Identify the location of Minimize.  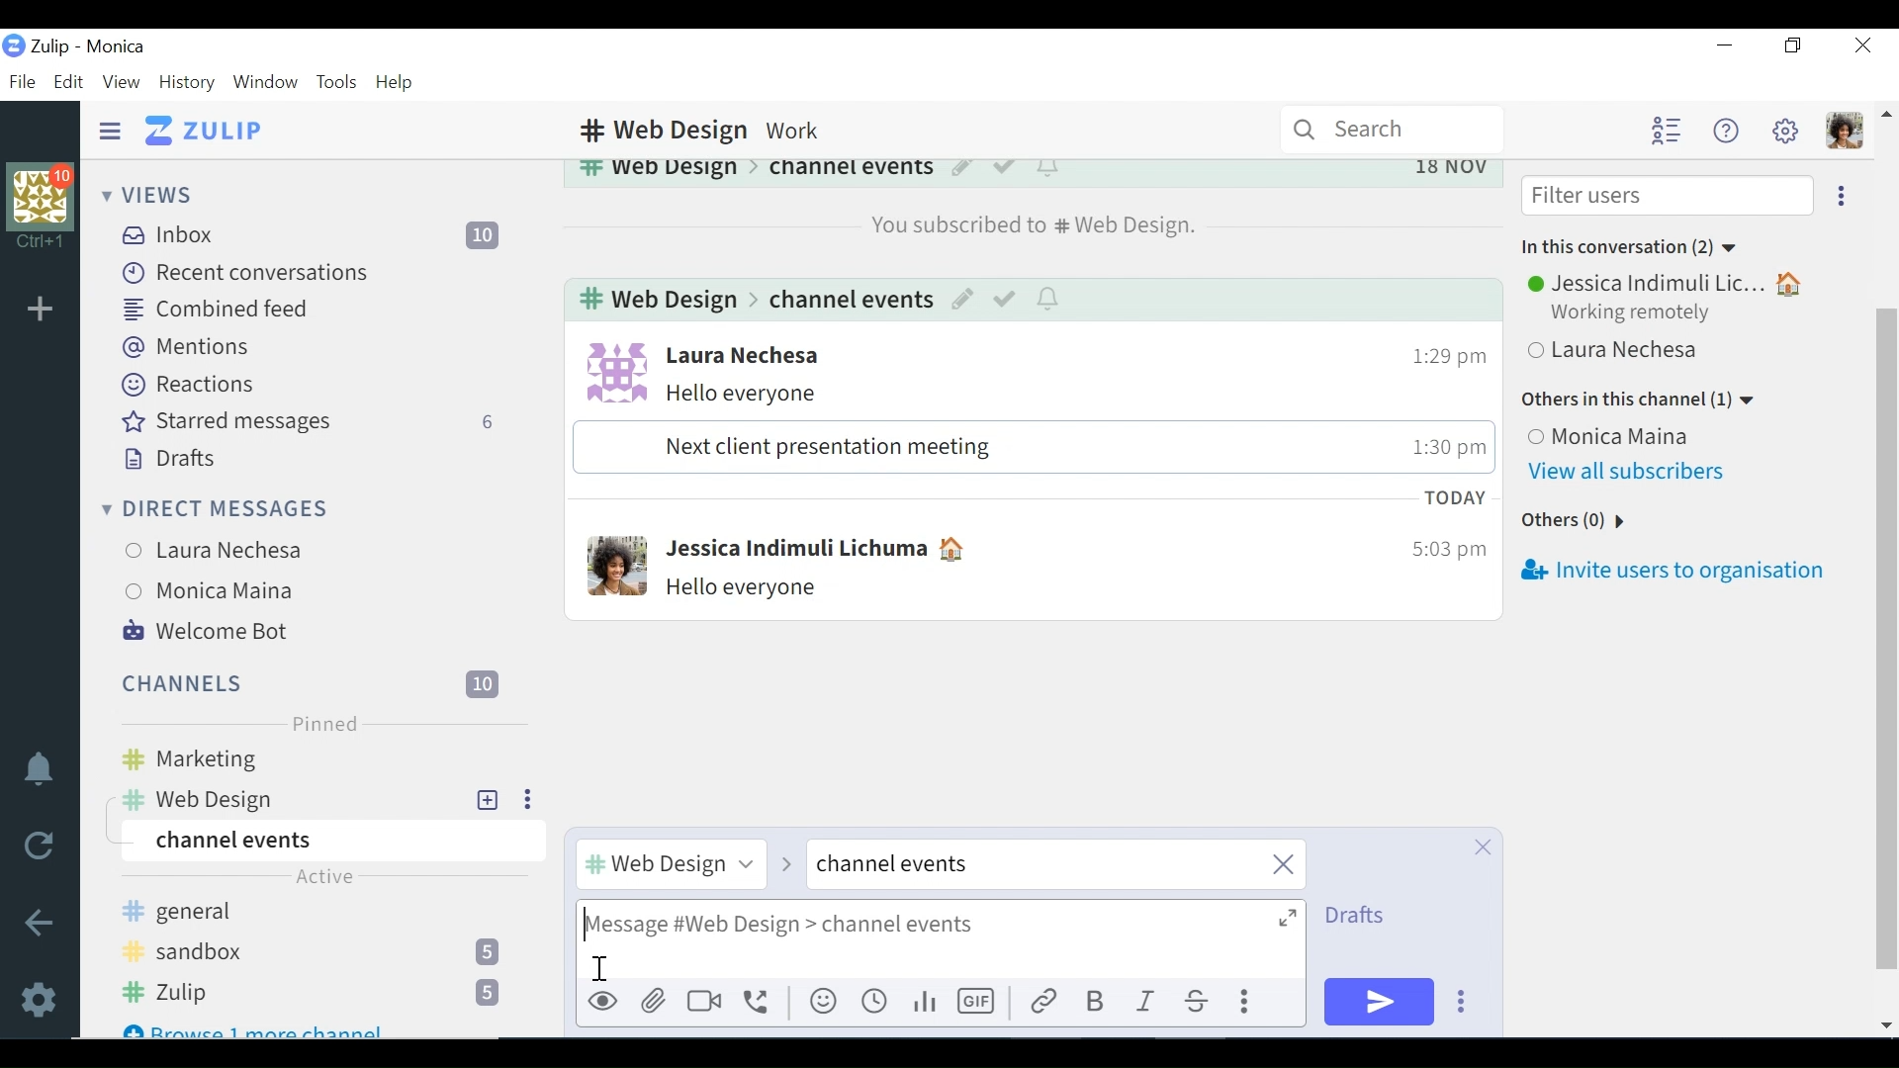
(1724, 46).